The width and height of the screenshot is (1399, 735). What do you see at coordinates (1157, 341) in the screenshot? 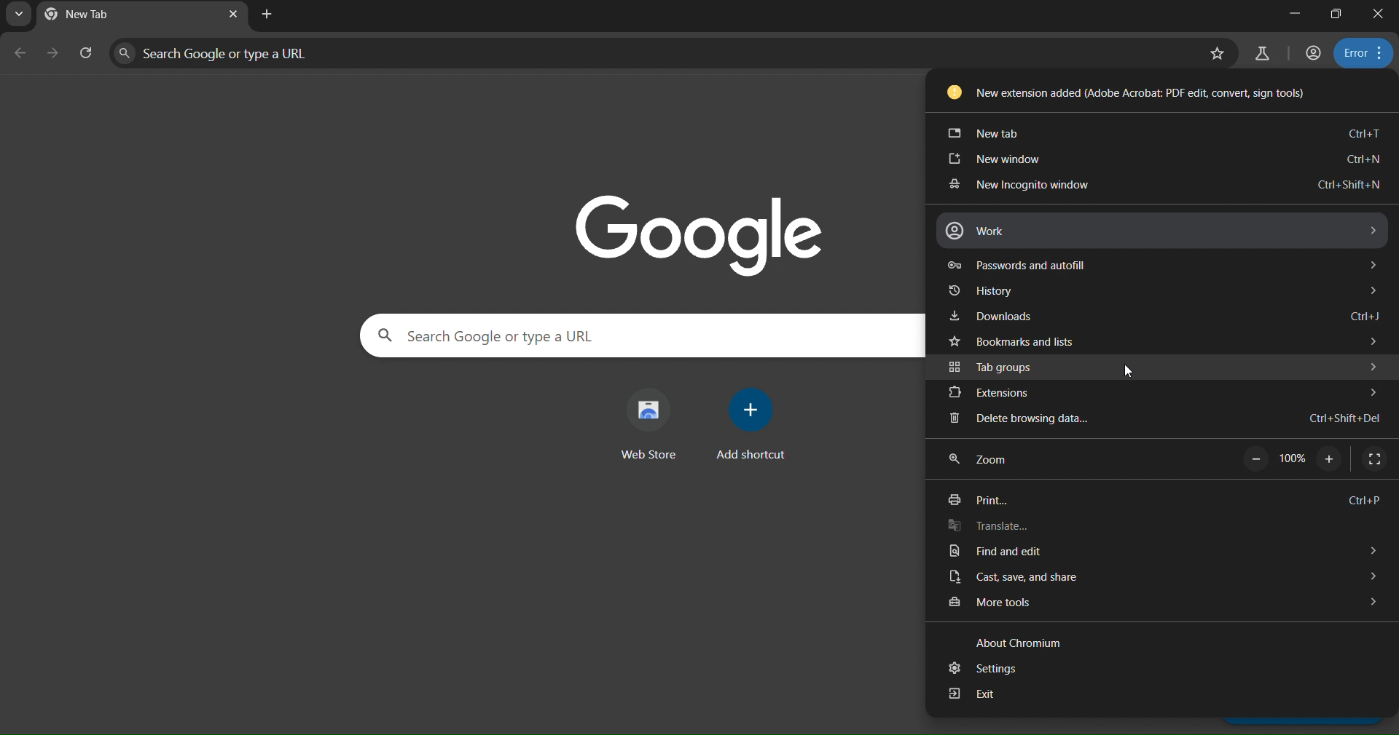
I see `bookmarks and lists` at bounding box center [1157, 341].